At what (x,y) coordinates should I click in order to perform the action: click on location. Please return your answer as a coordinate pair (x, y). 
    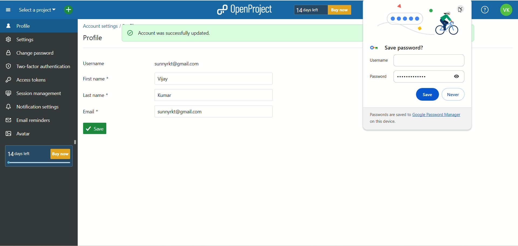
    Looking at the image, I should click on (112, 25).